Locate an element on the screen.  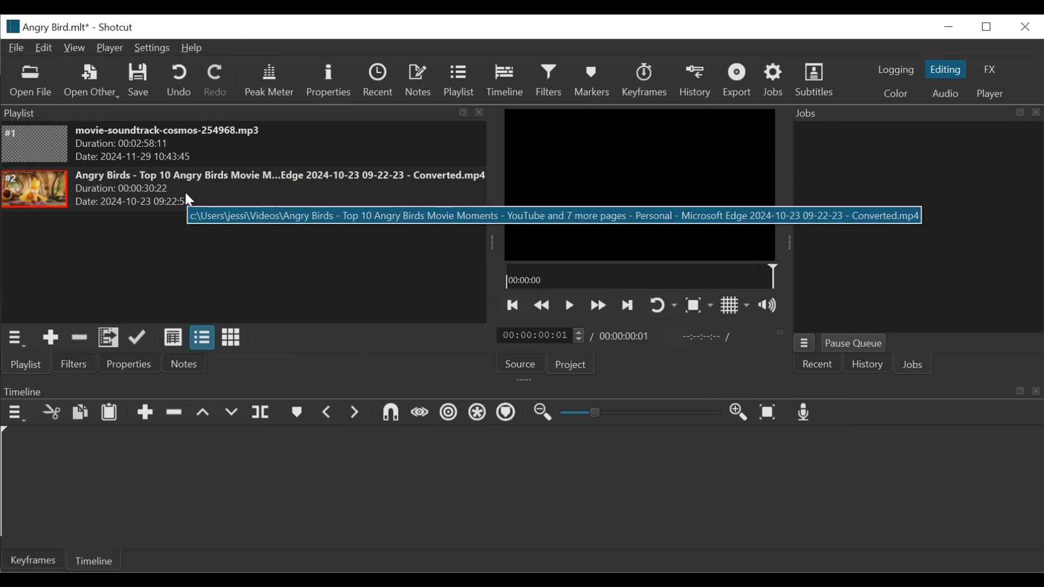
Previous marker is located at coordinates (327, 411).